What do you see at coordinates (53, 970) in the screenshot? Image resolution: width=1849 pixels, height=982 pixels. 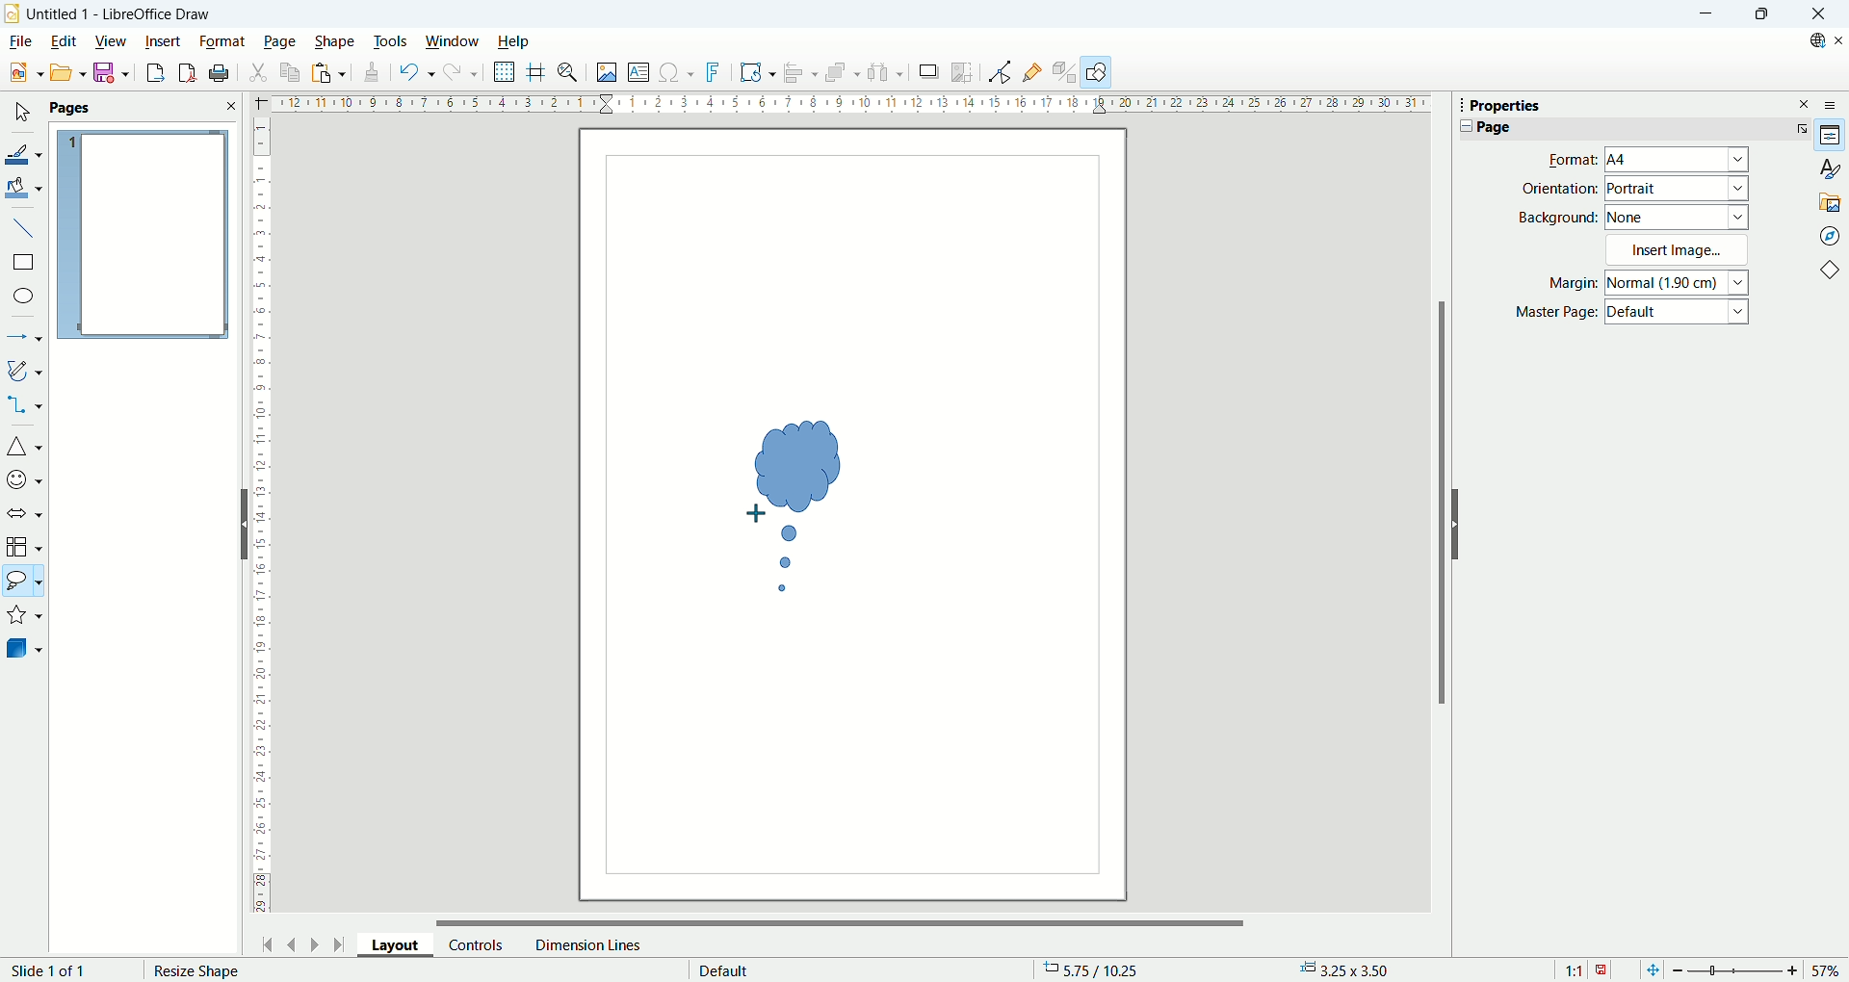 I see `slide number` at bounding box center [53, 970].